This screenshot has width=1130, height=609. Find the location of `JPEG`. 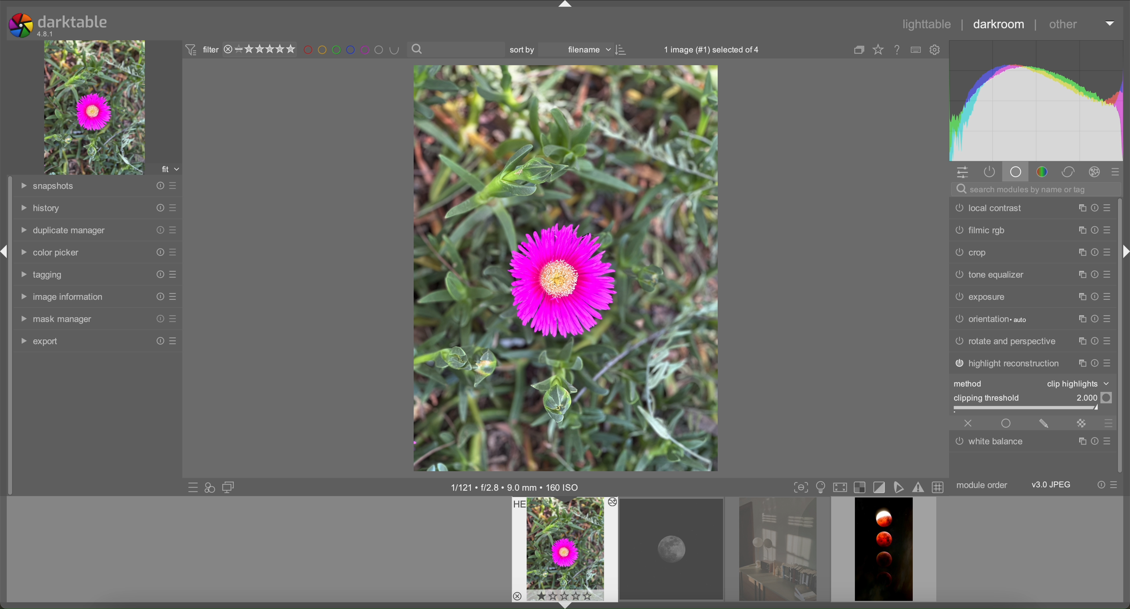

JPEG is located at coordinates (1052, 484).